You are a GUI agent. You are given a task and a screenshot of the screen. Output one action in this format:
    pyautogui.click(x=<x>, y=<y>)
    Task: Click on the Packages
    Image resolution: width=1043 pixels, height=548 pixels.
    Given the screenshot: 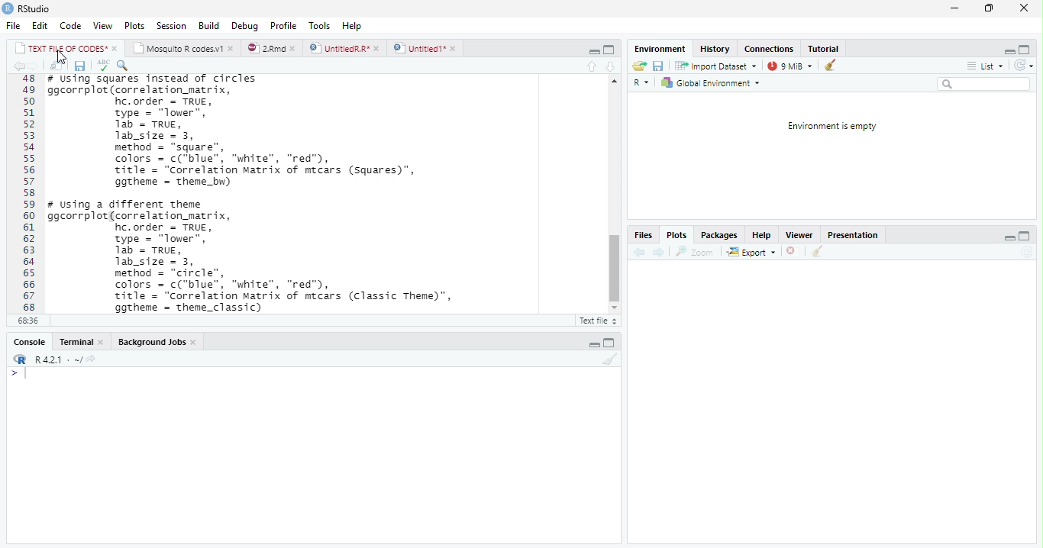 What is the action you would take?
    pyautogui.click(x=717, y=236)
    